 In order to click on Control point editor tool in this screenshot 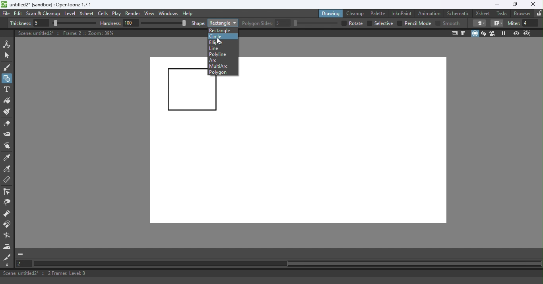, I will do `click(7, 192)`.